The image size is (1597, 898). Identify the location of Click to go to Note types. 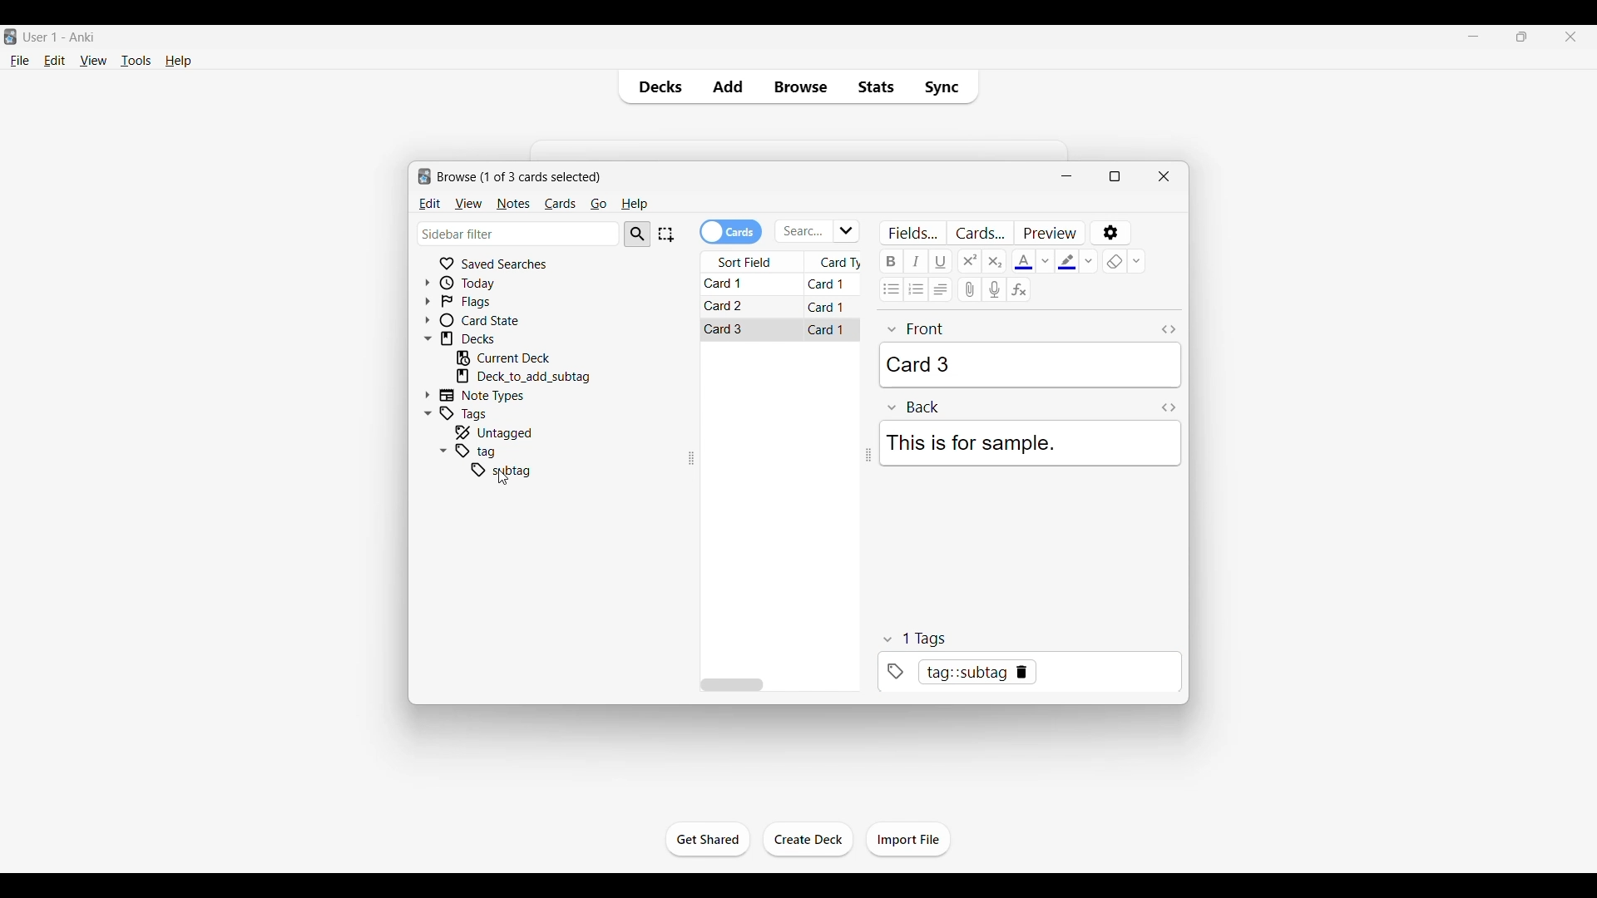
(491, 395).